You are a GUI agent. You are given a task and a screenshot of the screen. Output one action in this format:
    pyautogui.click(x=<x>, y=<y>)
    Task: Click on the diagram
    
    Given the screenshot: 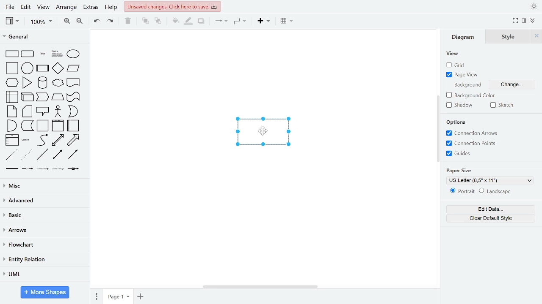 What is the action you would take?
    pyautogui.click(x=465, y=37)
    